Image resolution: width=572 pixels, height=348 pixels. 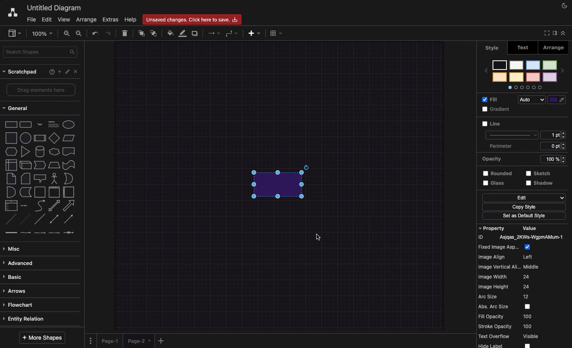 What do you see at coordinates (31, 19) in the screenshot?
I see `File` at bounding box center [31, 19].